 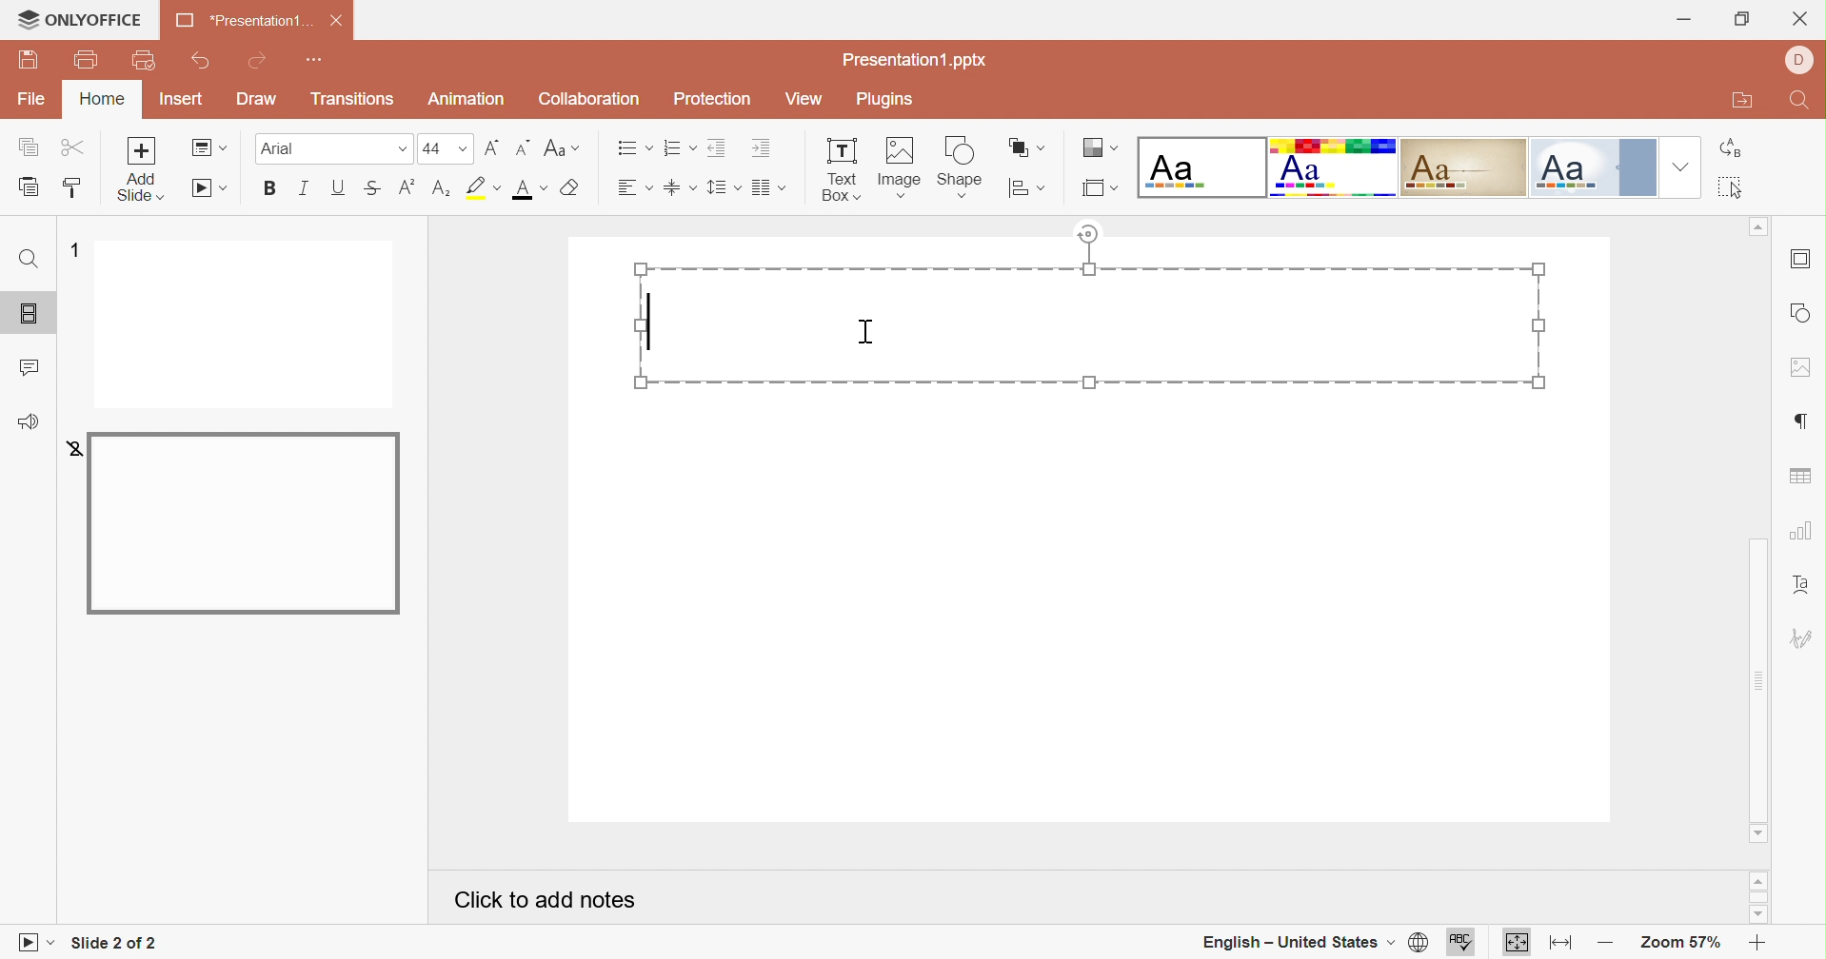 What do you see at coordinates (1297, 941) in the screenshot?
I see `English - United States` at bounding box center [1297, 941].